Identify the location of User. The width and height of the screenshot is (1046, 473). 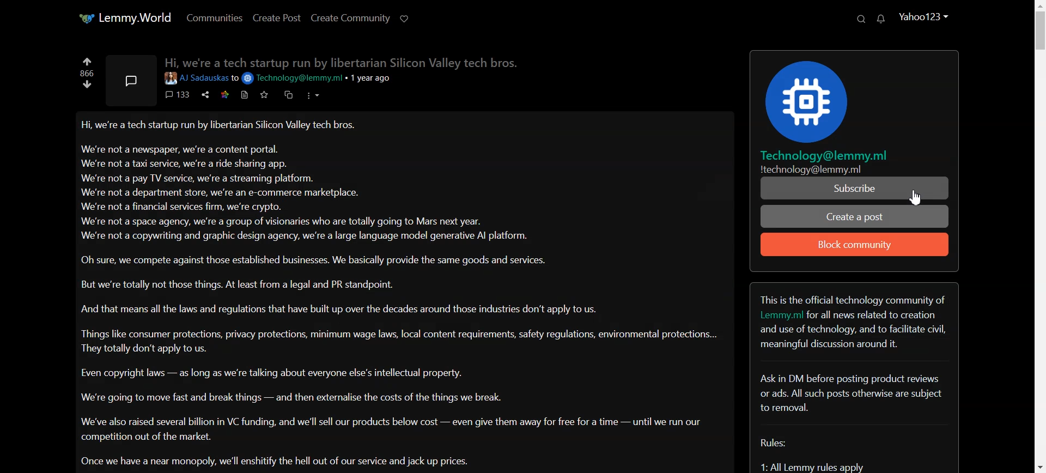
(196, 78).